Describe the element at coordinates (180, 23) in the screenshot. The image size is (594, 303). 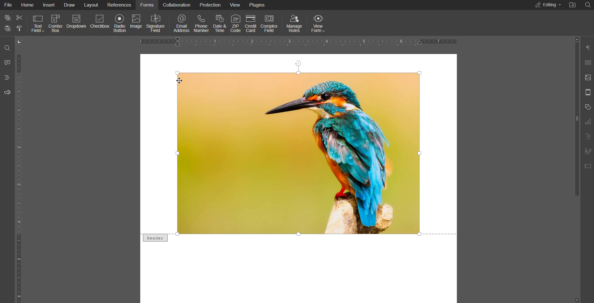
I see `Email Address` at that location.